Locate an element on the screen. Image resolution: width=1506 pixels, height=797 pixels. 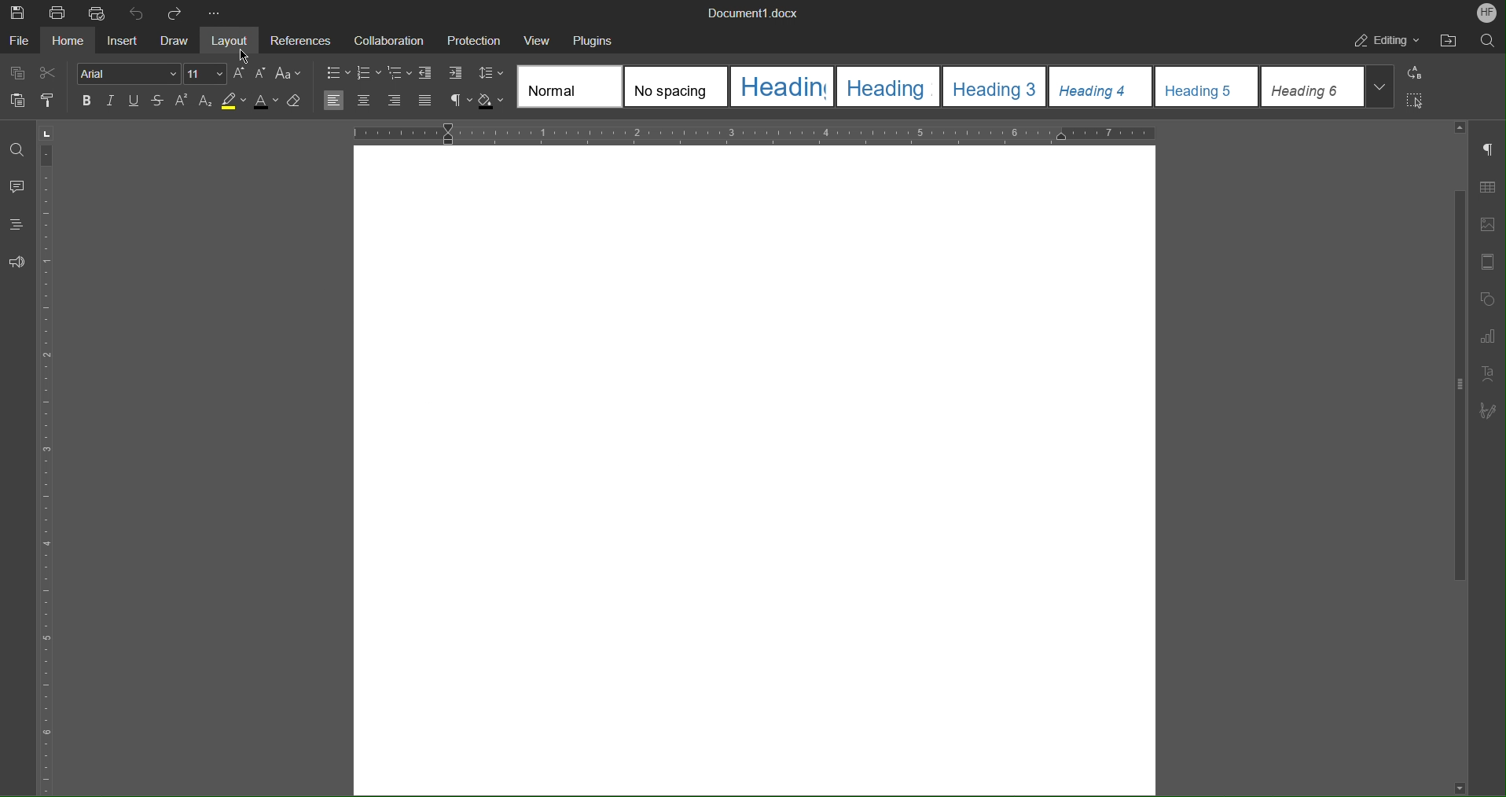
Headings is located at coordinates (16, 224).